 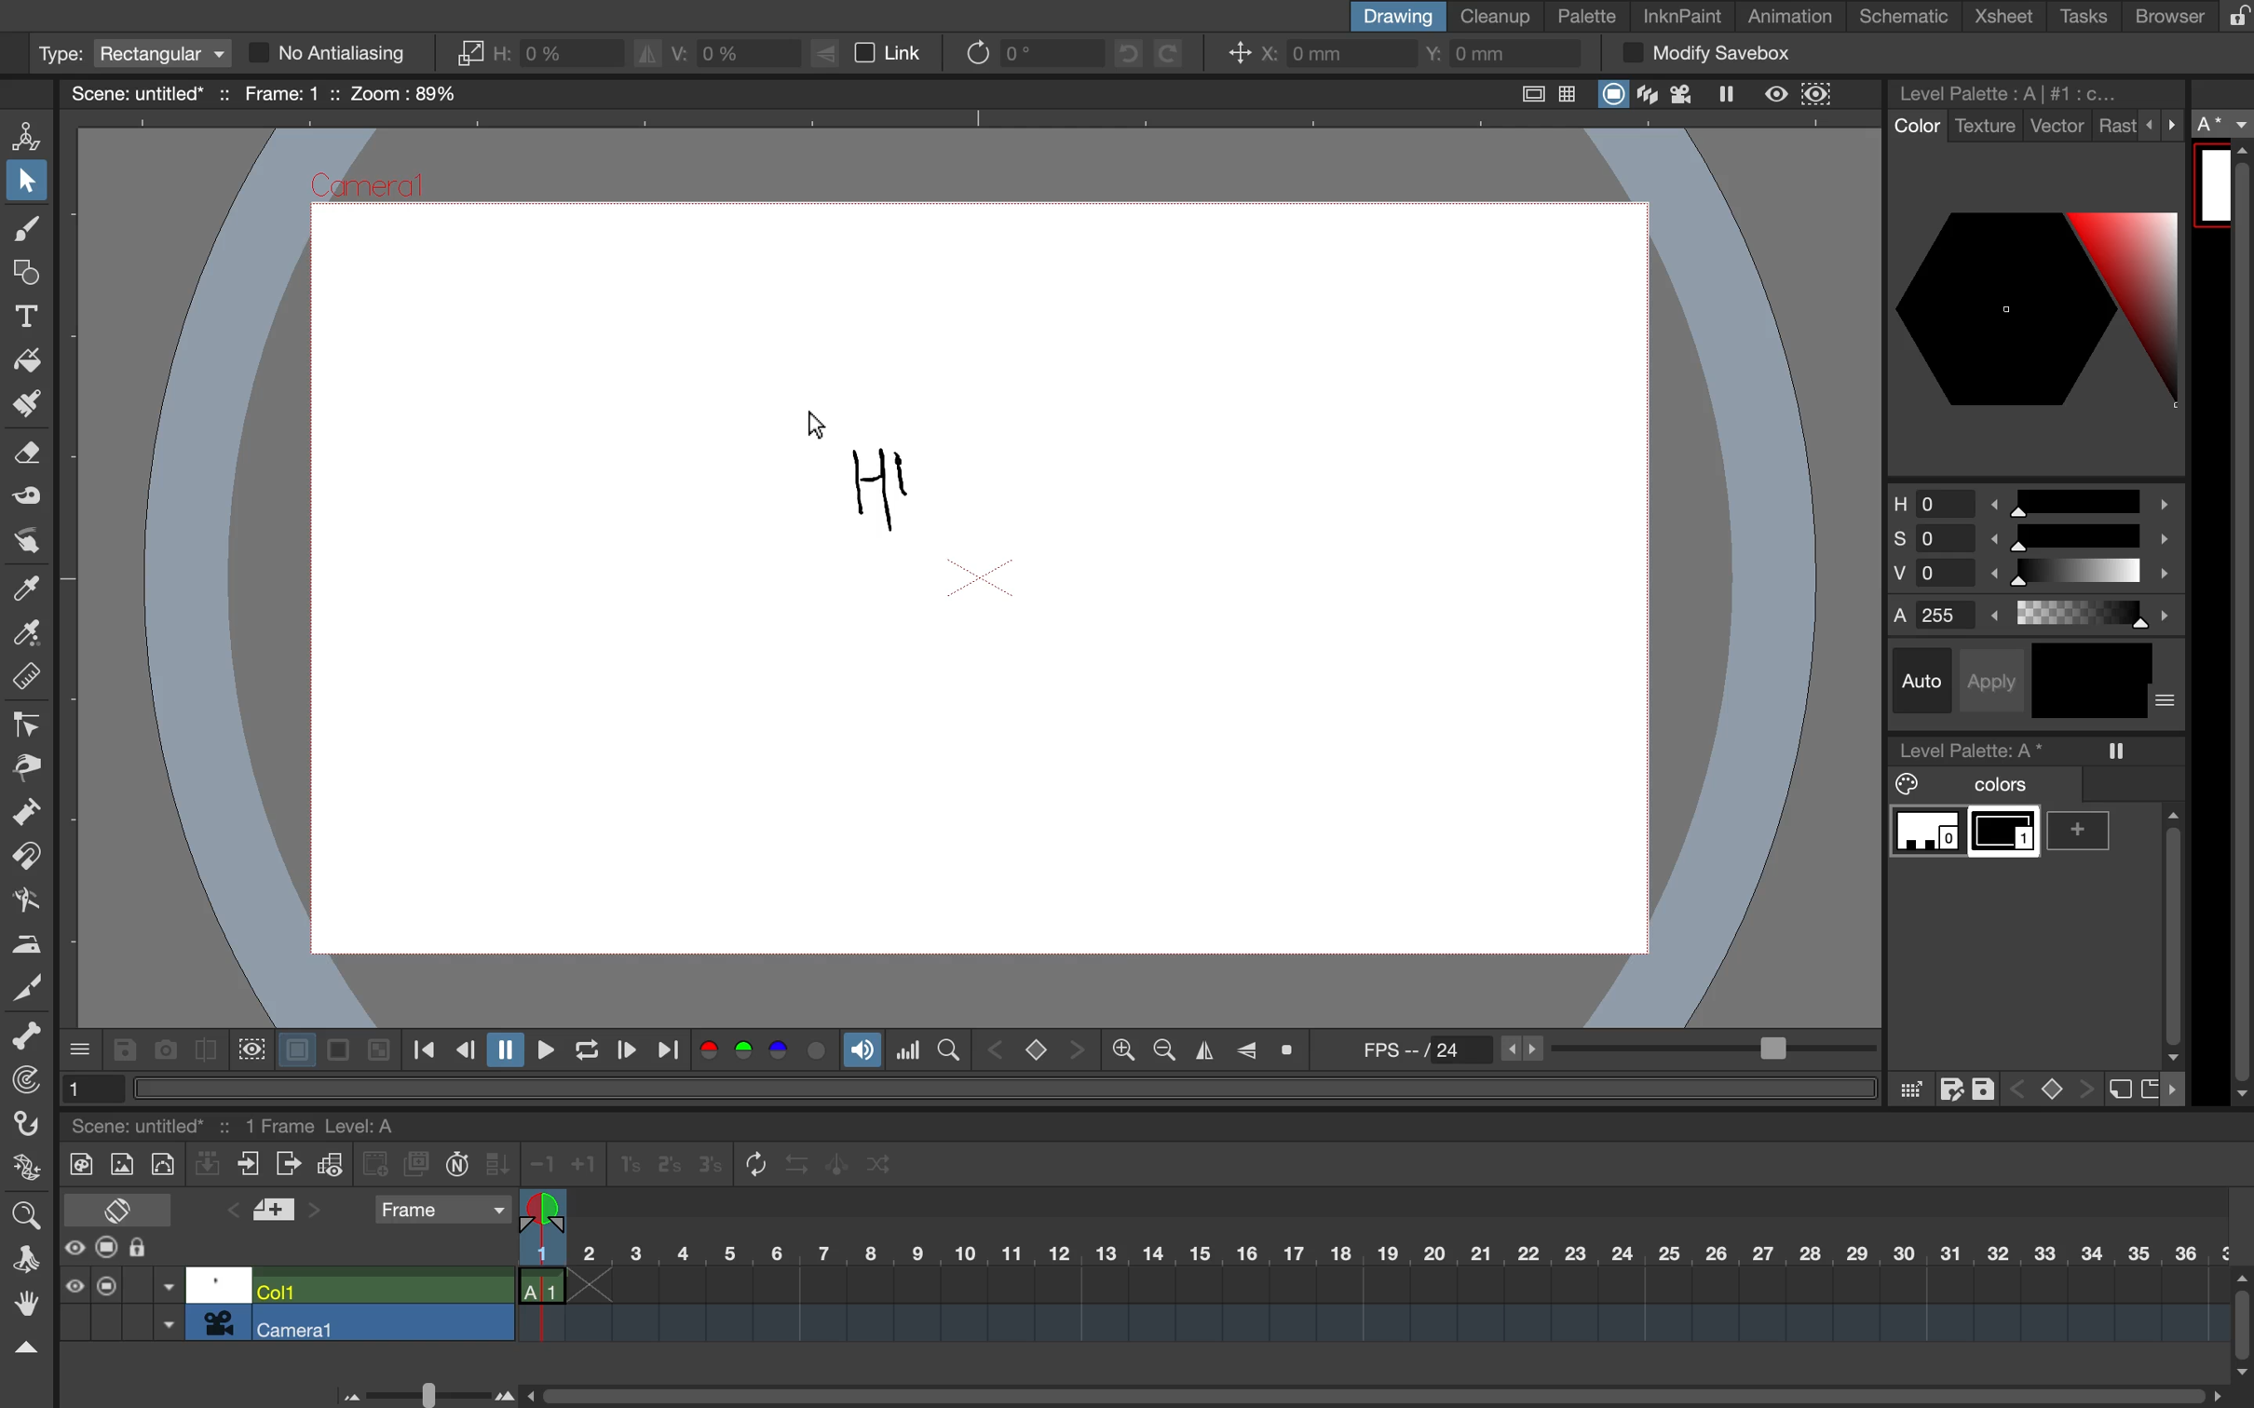 What do you see at coordinates (796, 1165) in the screenshot?
I see `reverse` at bounding box center [796, 1165].